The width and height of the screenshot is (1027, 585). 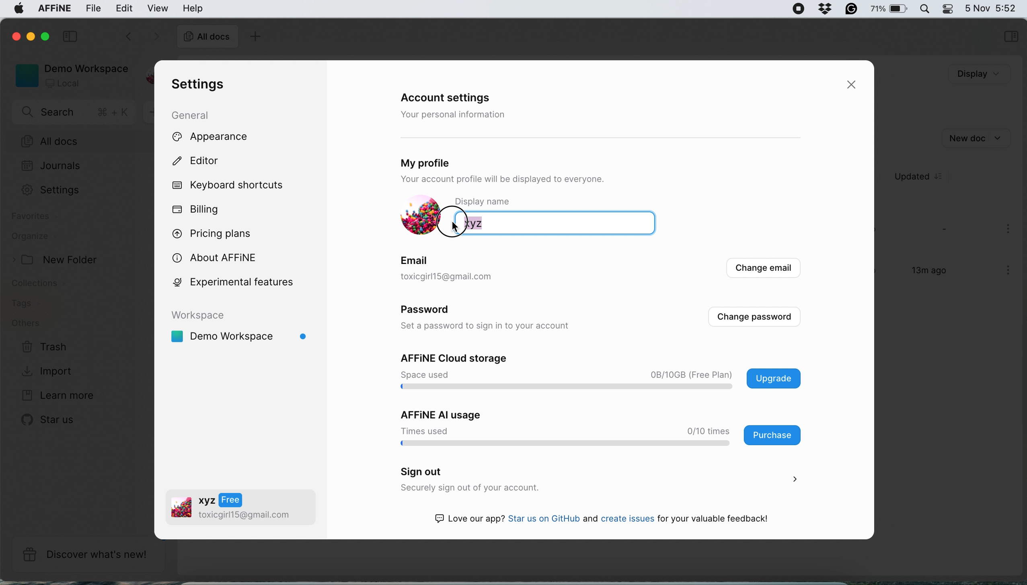 What do you see at coordinates (45, 348) in the screenshot?
I see `trash` at bounding box center [45, 348].